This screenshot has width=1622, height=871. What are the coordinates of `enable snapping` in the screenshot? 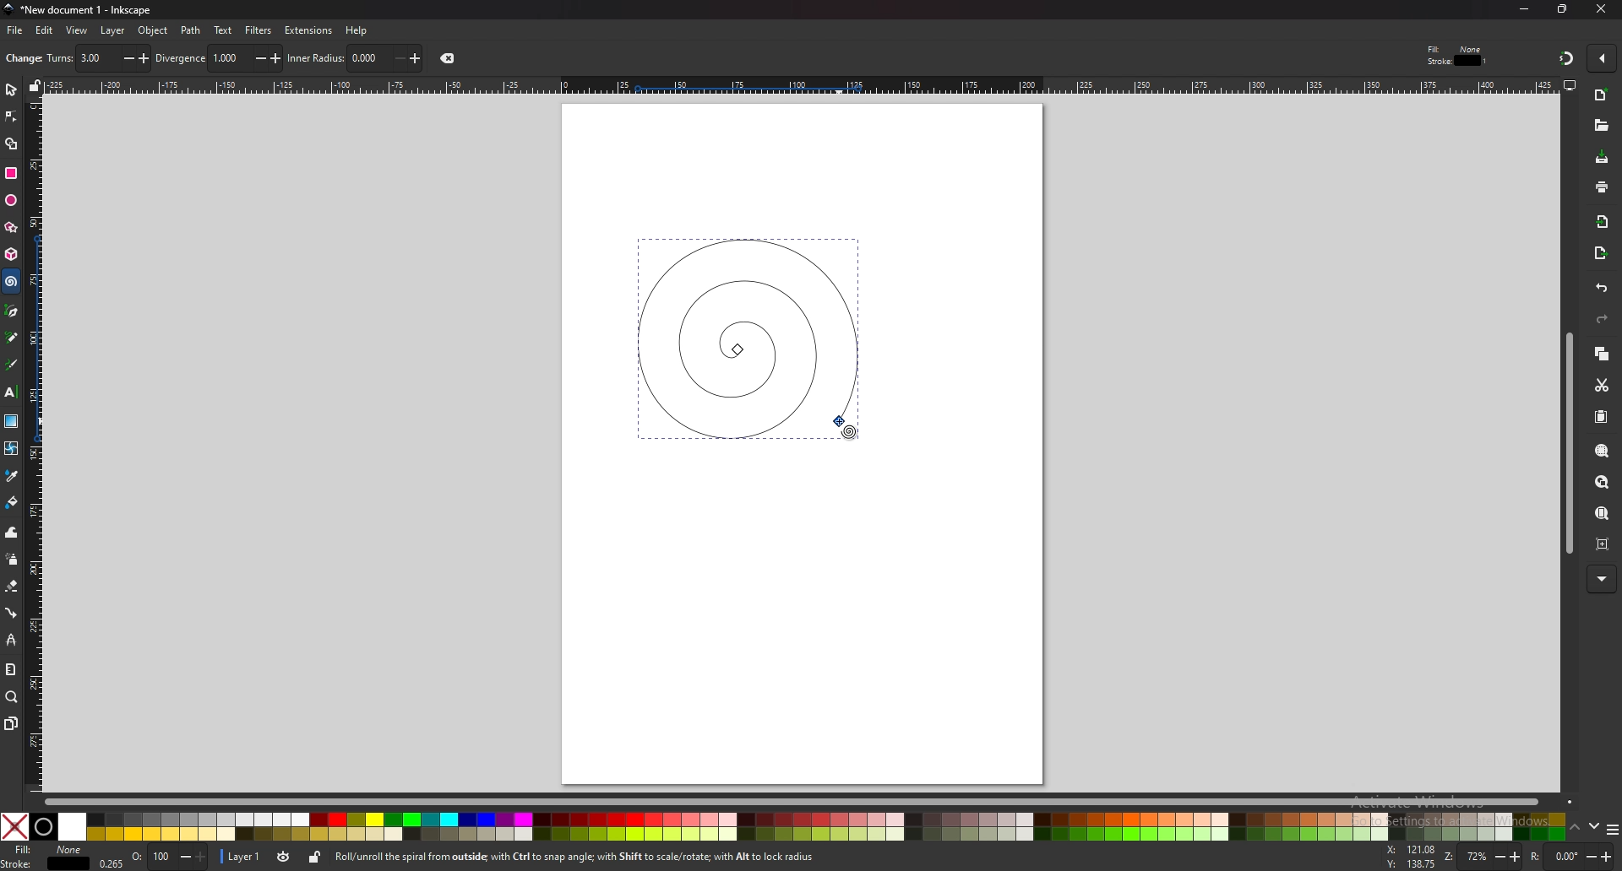 It's located at (1600, 57).